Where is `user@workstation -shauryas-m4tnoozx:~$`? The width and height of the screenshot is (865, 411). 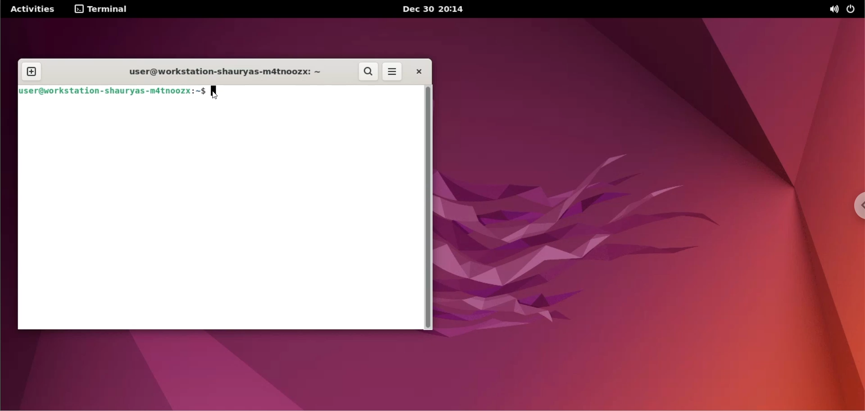
user@workstation -shauryas-m4tnoozx:~$ is located at coordinates (111, 92).